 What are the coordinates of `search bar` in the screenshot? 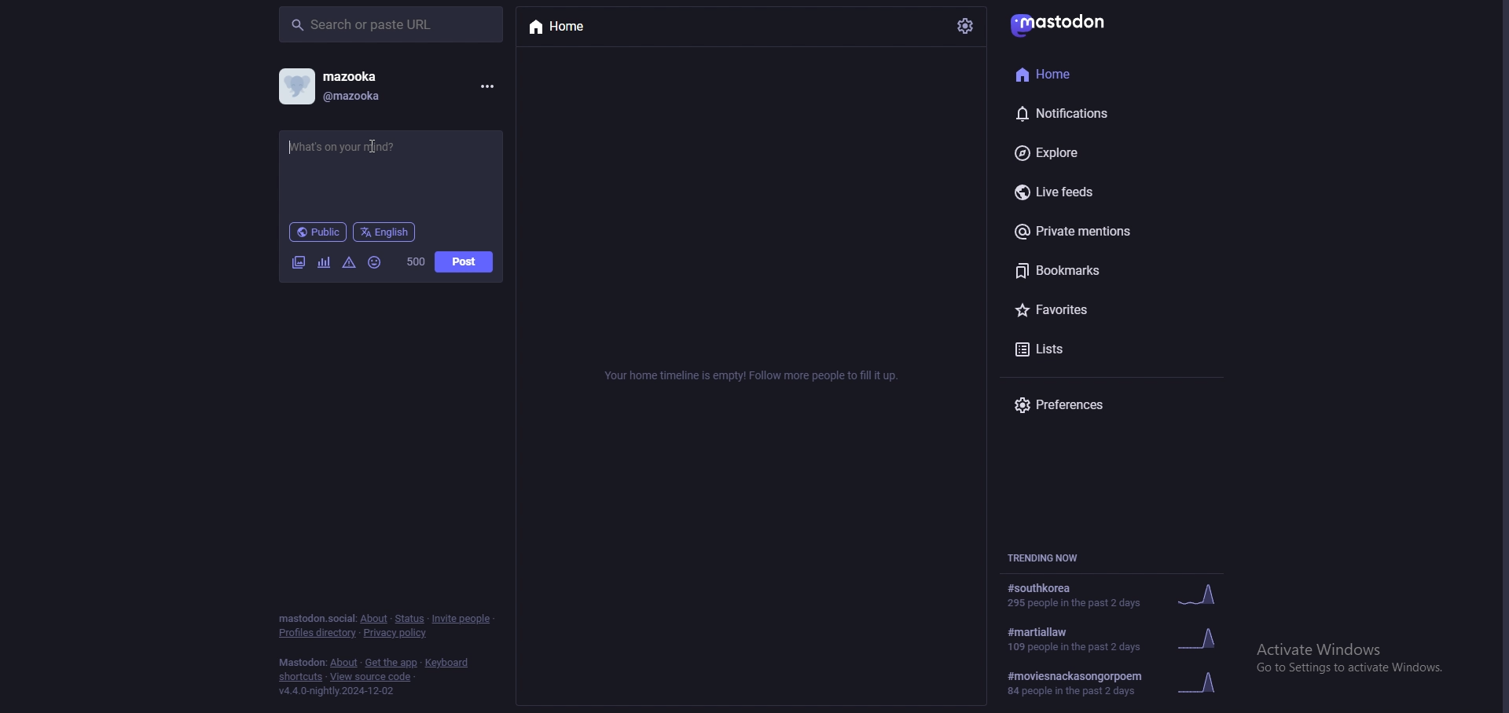 It's located at (391, 25).